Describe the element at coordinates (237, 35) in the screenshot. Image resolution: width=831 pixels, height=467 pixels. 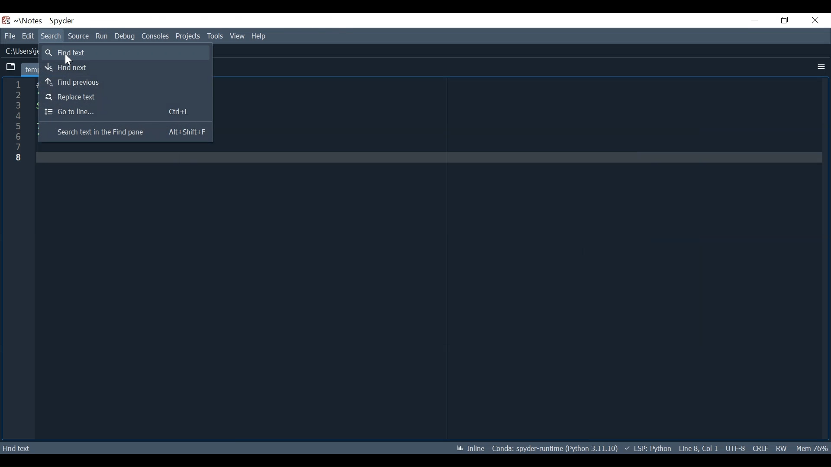
I see `View` at that location.